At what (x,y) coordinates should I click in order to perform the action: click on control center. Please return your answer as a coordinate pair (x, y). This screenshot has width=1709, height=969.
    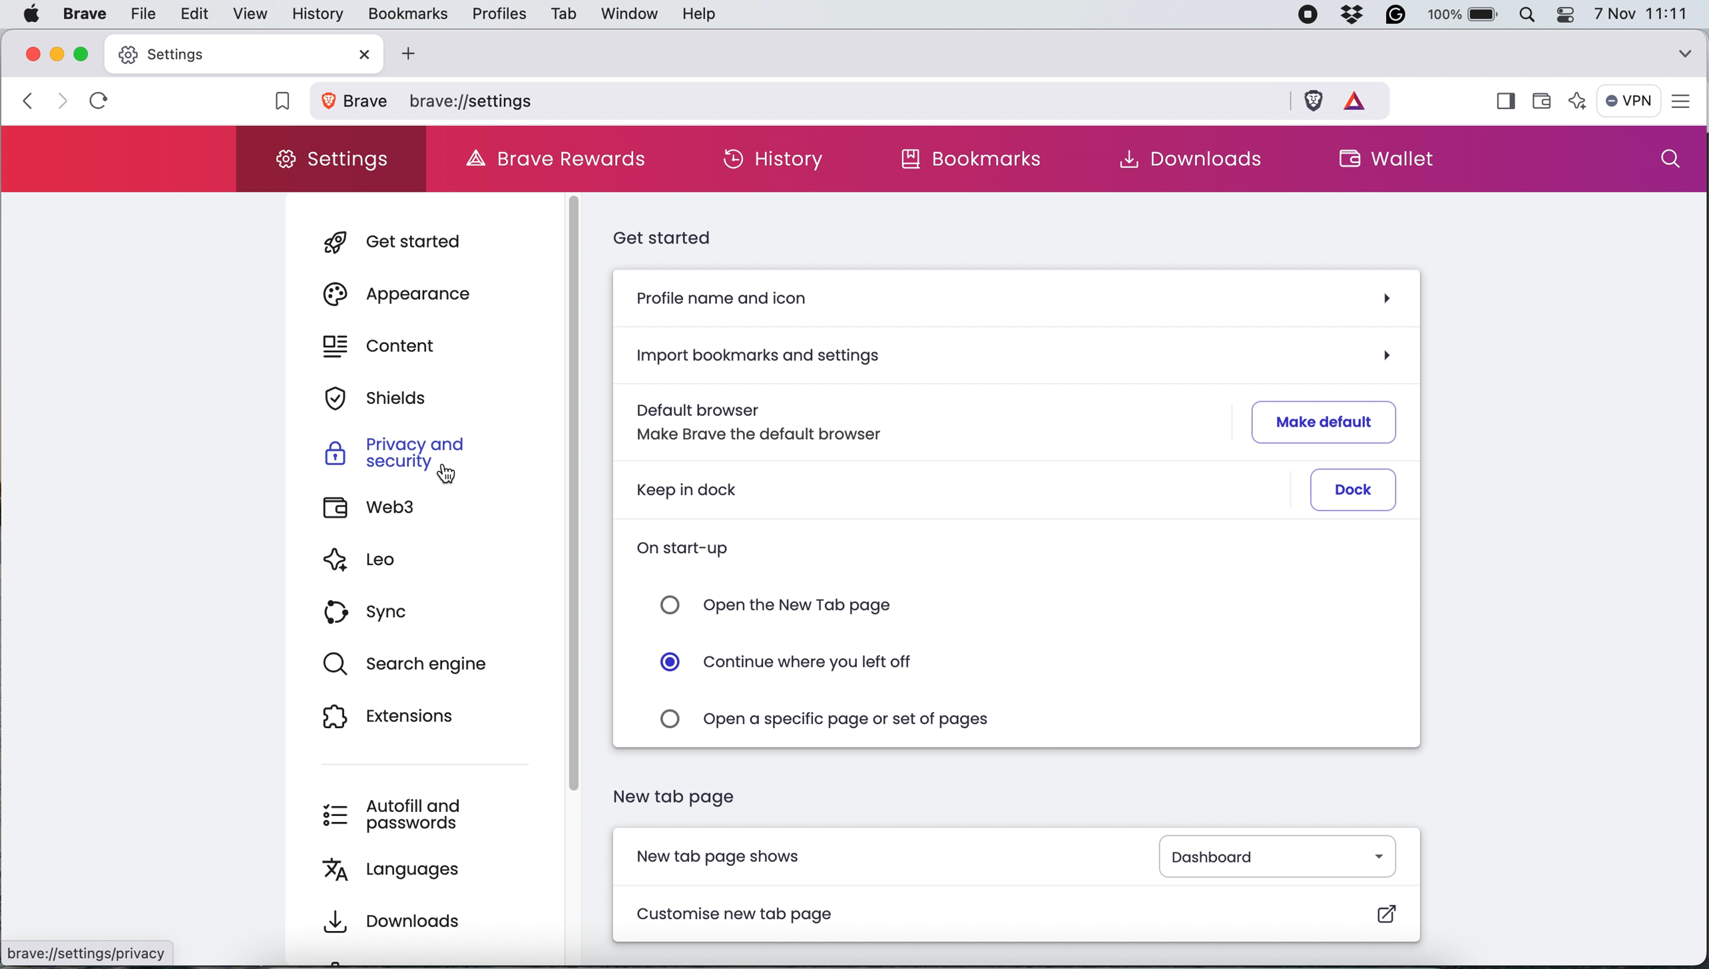
    Looking at the image, I should click on (1570, 15).